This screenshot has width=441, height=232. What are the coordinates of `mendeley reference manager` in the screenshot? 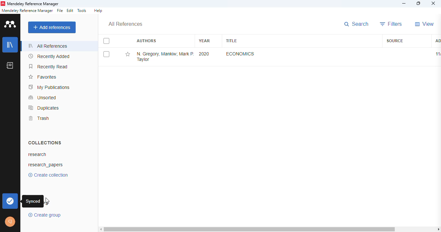 It's located at (33, 4).